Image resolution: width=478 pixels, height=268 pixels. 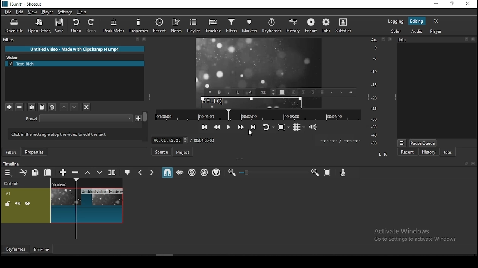 I want to click on move filter down, so click(x=65, y=107).